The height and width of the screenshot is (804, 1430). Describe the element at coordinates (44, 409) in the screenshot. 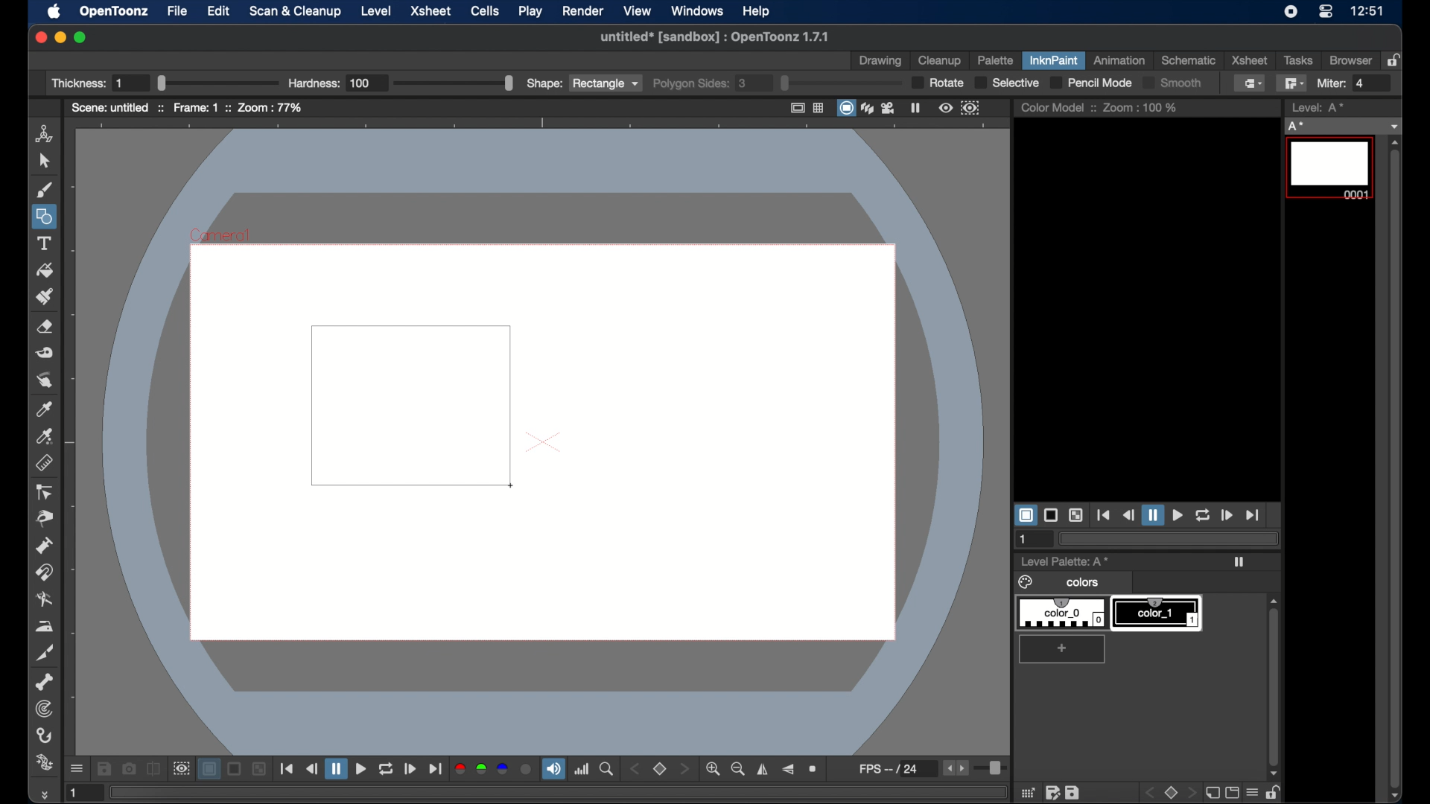

I see `picker tool` at that location.